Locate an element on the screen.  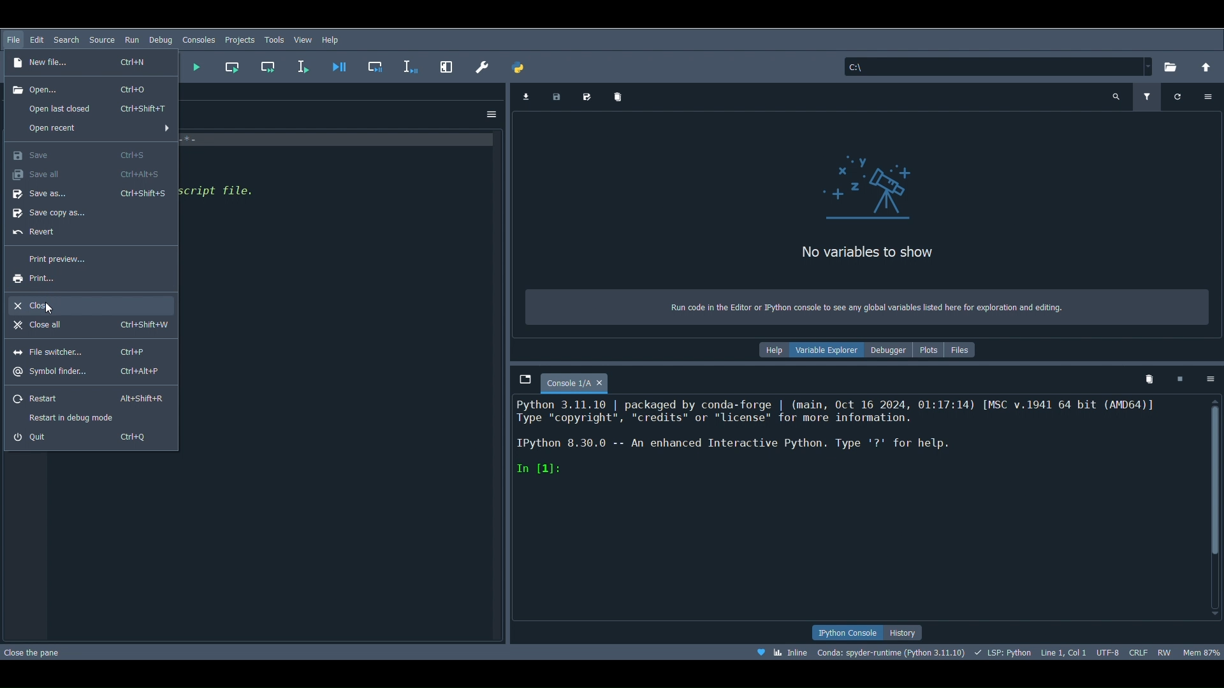
Cursor position is located at coordinates (1064, 651).